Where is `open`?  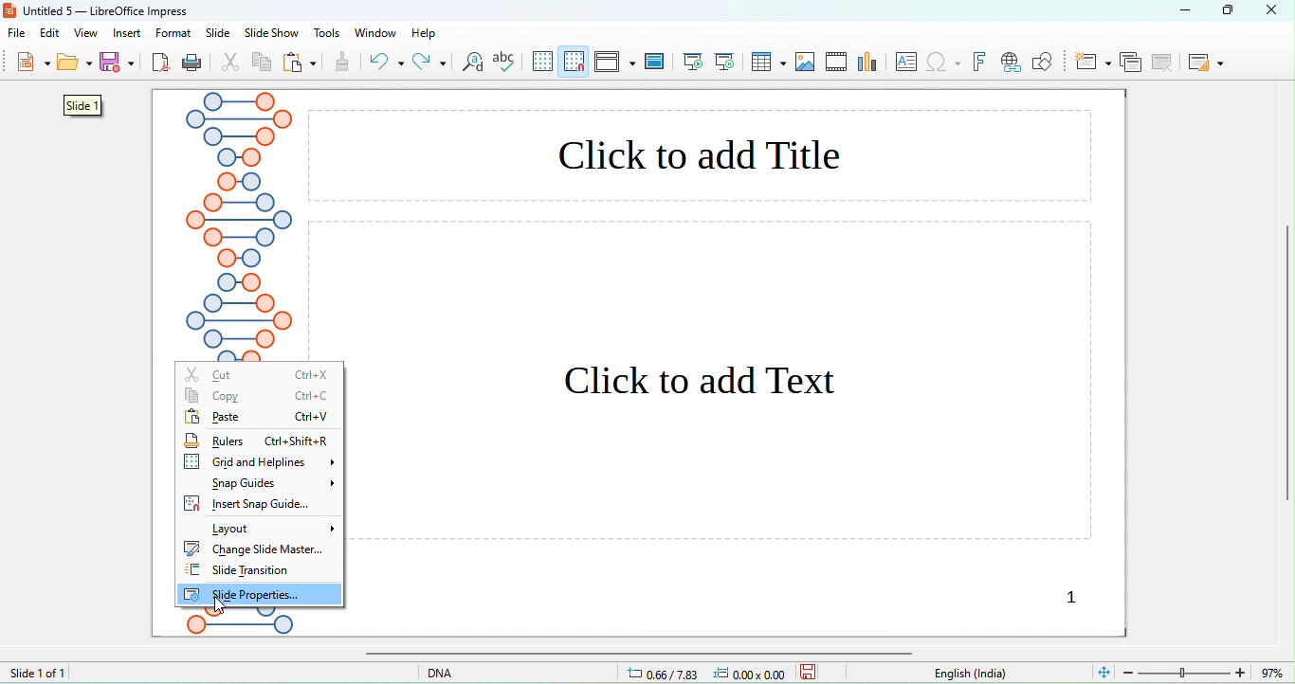 open is located at coordinates (75, 65).